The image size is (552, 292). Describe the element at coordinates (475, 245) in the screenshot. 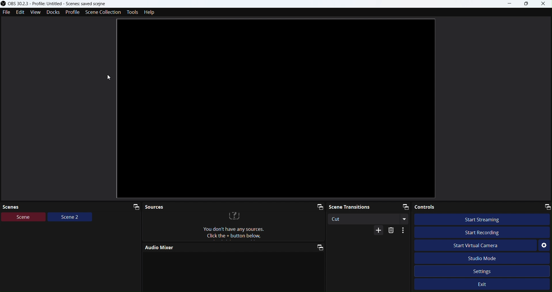

I see `Start Virtual Camera` at that location.